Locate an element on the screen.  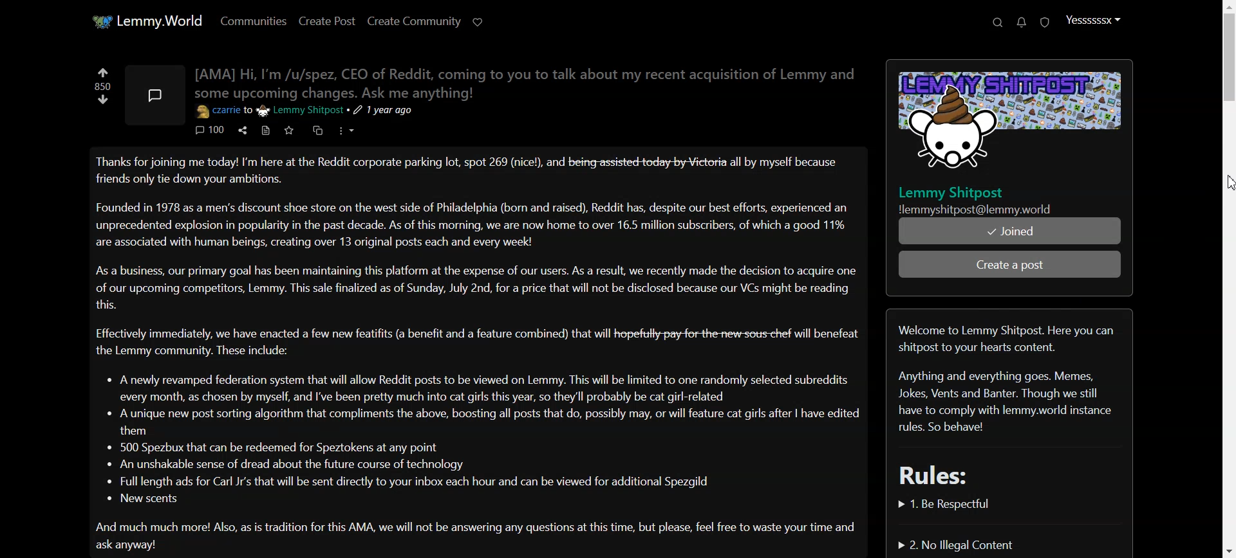
Lemmy Shitpost is located at coordinates (957, 192).